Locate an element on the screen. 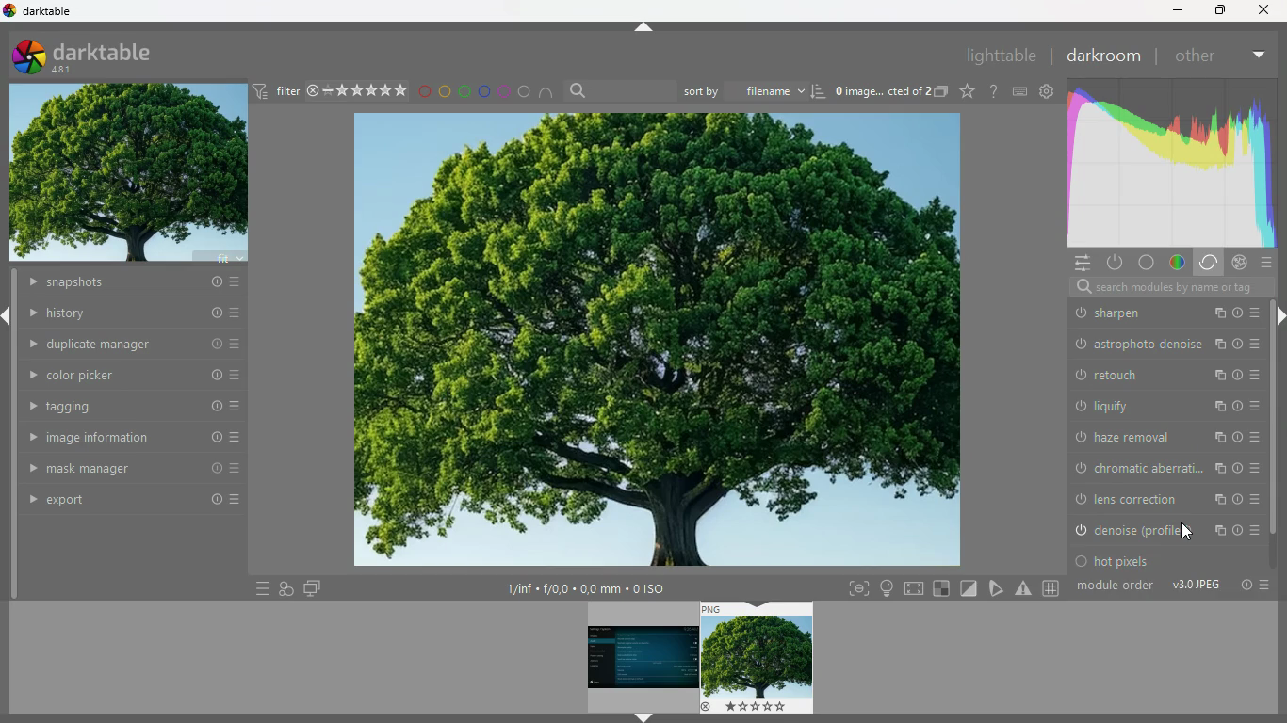 This screenshot has width=1287, height=723. dartable is located at coordinates (40, 11).